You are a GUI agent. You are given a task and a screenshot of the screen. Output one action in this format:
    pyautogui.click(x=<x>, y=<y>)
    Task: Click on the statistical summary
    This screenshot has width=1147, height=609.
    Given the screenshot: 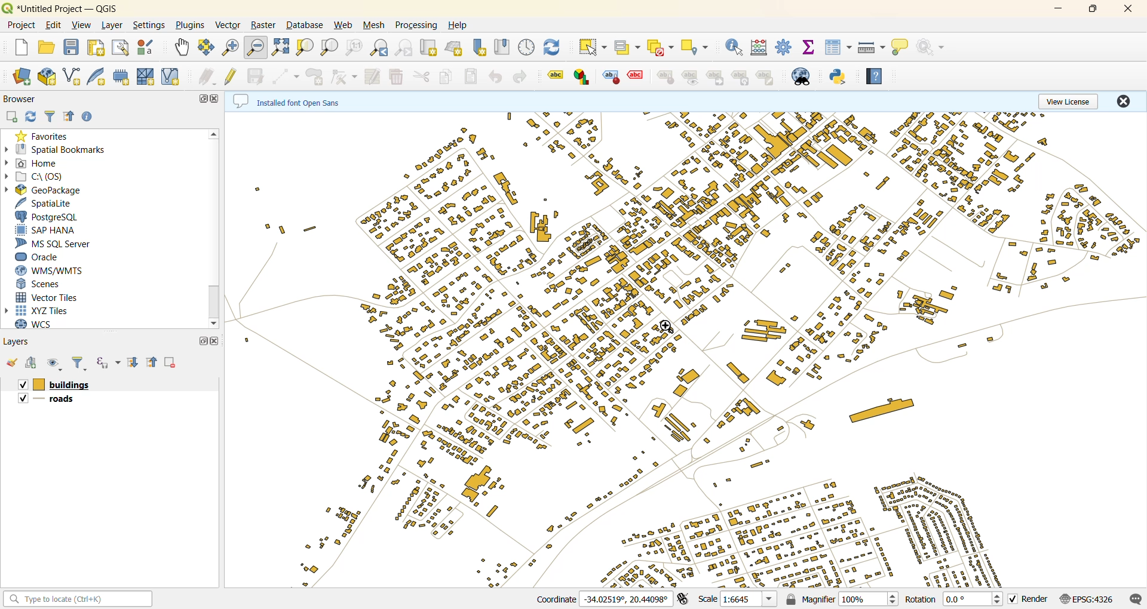 What is the action you would take?
    pyautogui.click(x=809, y=47)
    